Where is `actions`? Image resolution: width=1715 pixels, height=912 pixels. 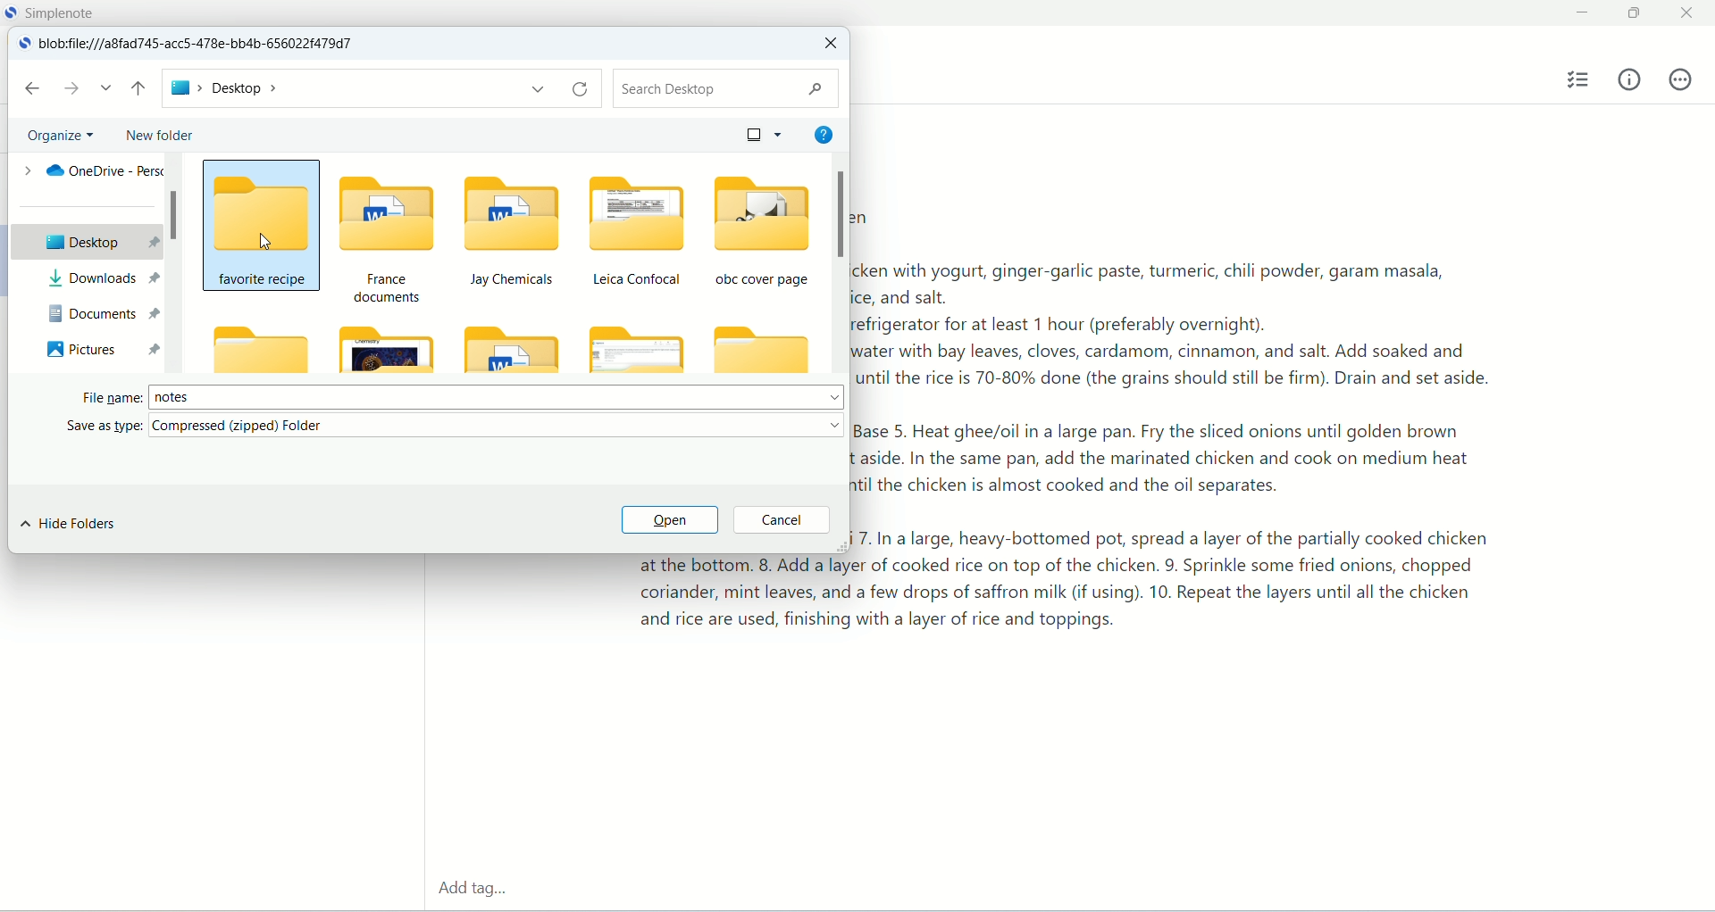
actions is located at coordinates (1680, 79).